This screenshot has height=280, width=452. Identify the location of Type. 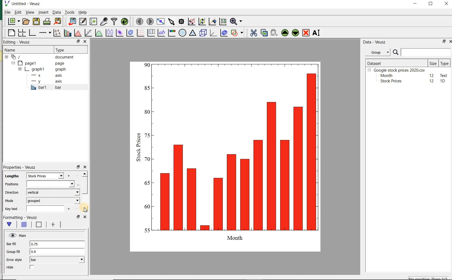
(444, 63).